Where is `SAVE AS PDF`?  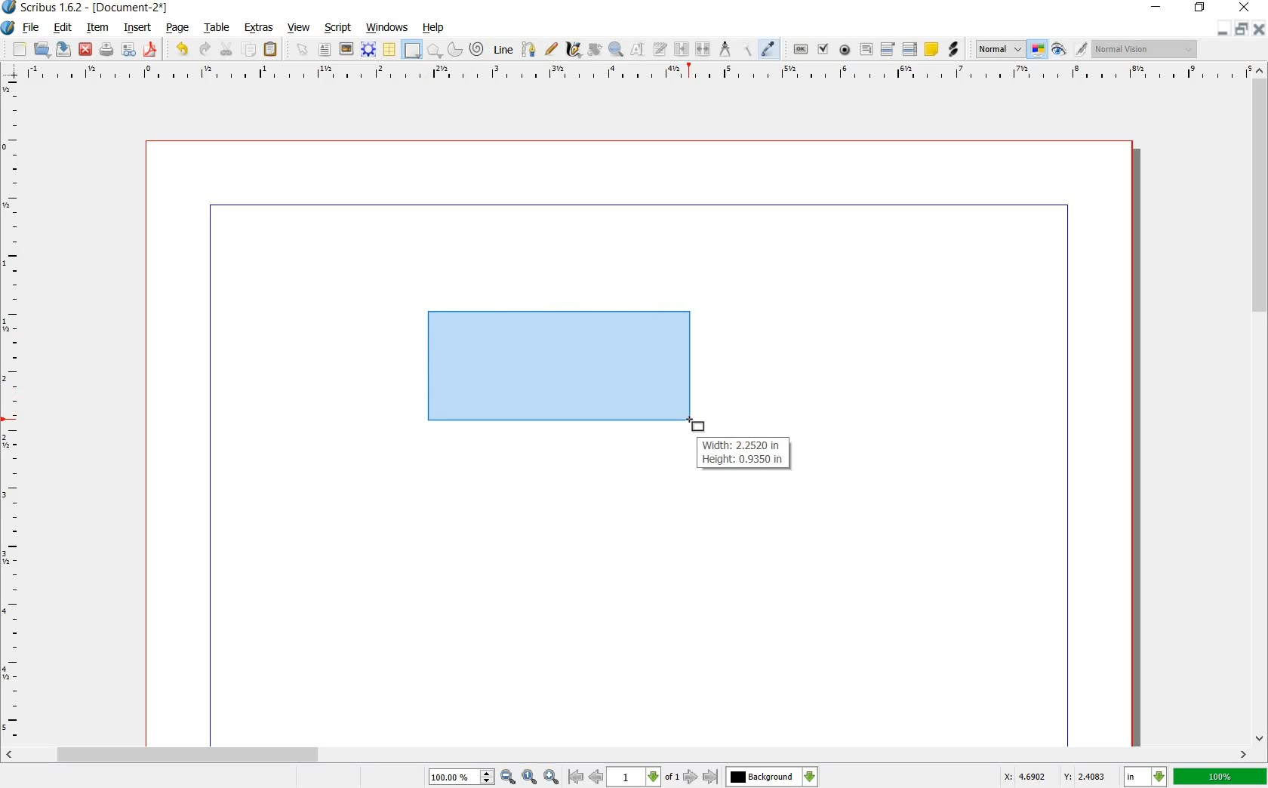
SAVE AS PDF is located at coordinates (152, 50).